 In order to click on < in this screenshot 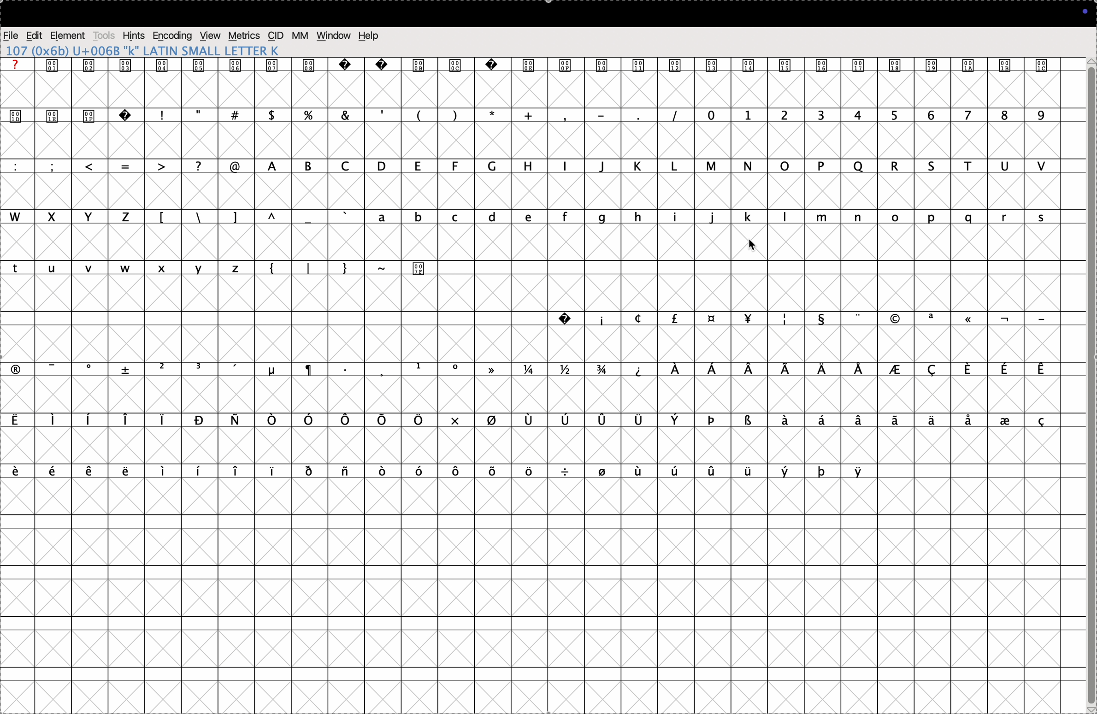, I will do `click(95, 165)`.